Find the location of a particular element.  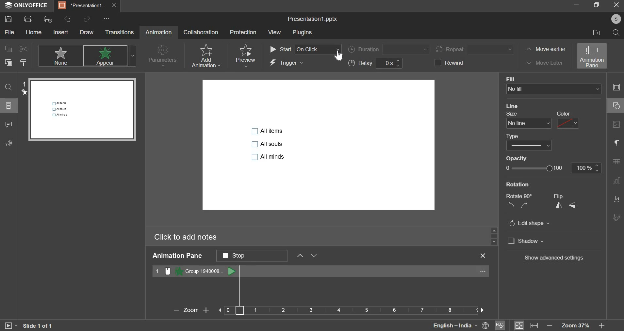

feedback is located at coordinates (11, 143).